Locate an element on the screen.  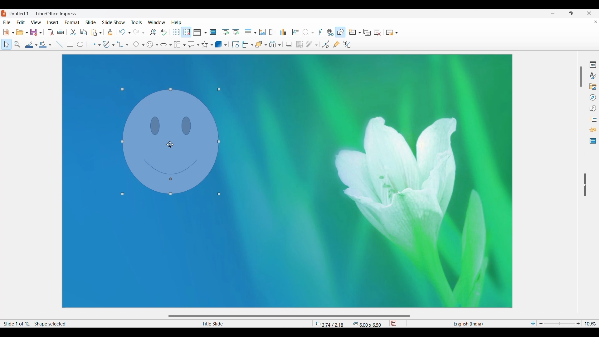
Help is located at coordinates (176, 22).